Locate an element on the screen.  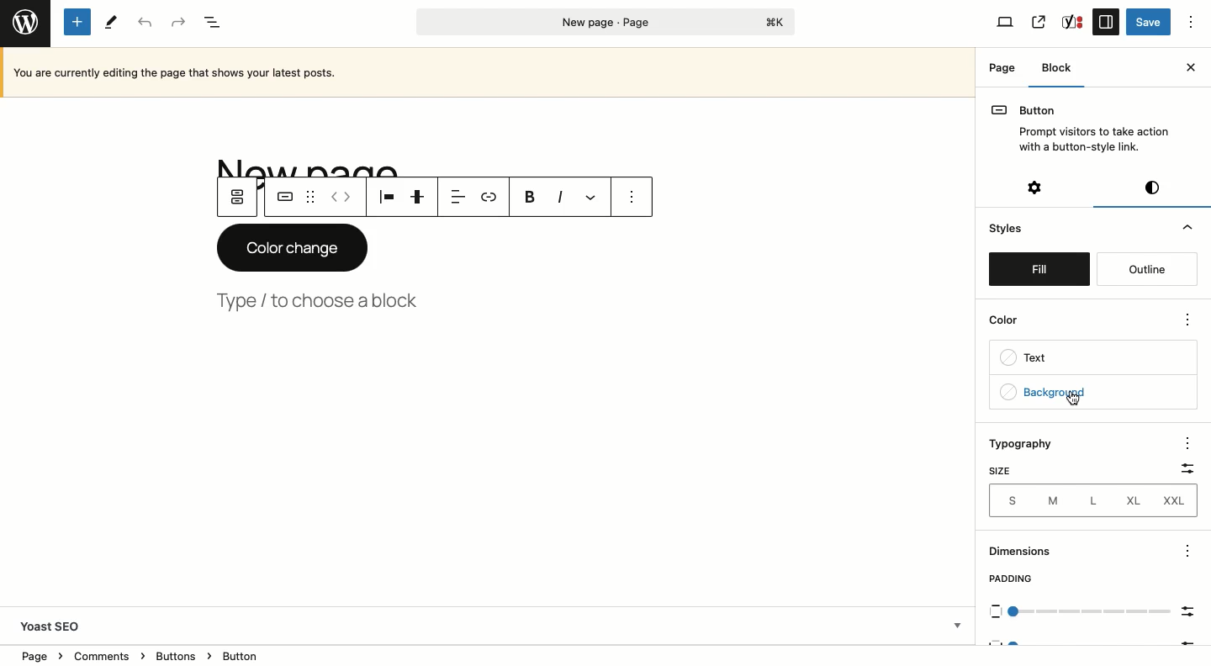
Document overview is located at coordinates (215, 24).